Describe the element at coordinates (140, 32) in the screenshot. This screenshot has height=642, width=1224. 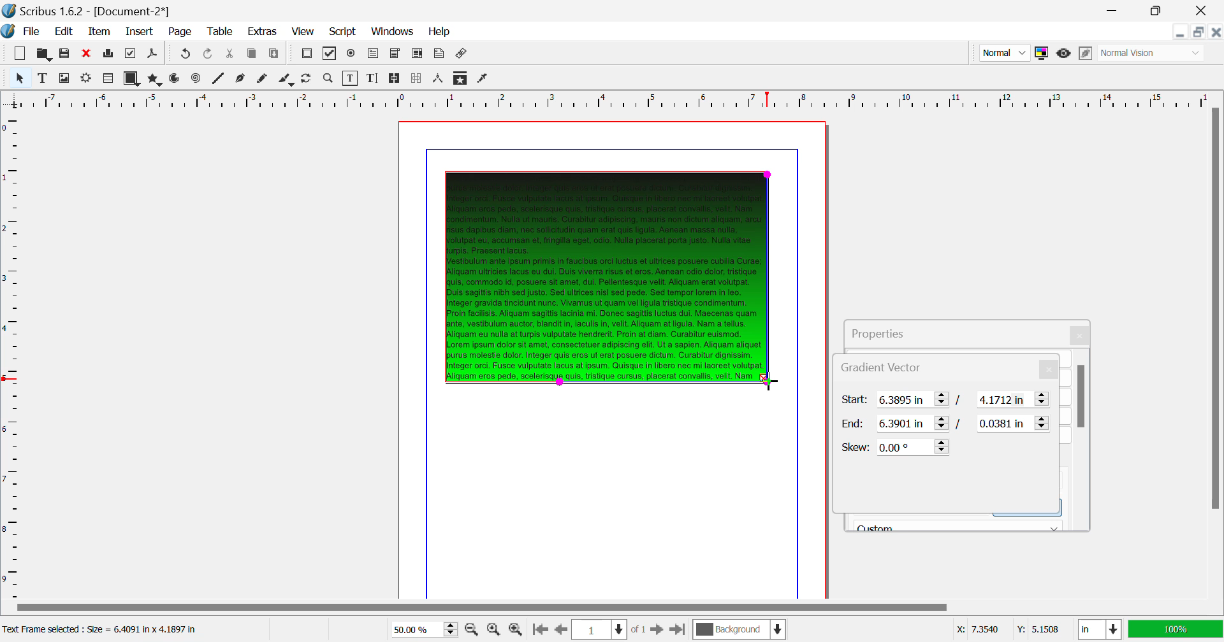
I see `Insert` at that location.